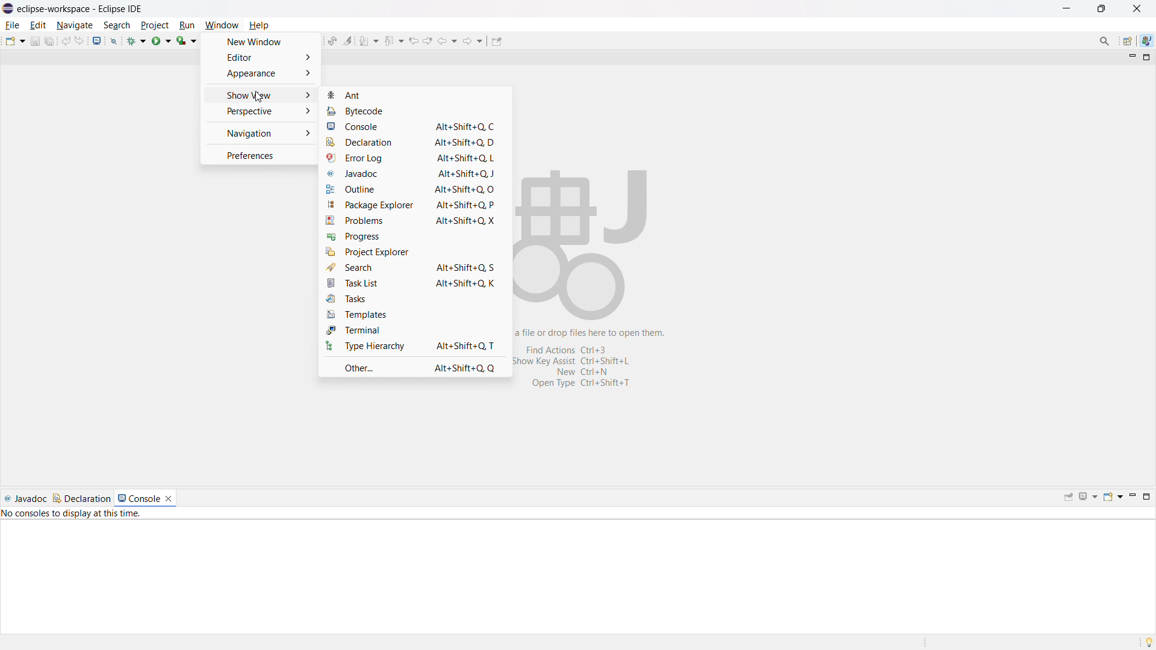  What do you see at coordinates (332, 41) in the screenshot?
I see `toggle ant editor auto reconcile` at bounding box center [332, 41].